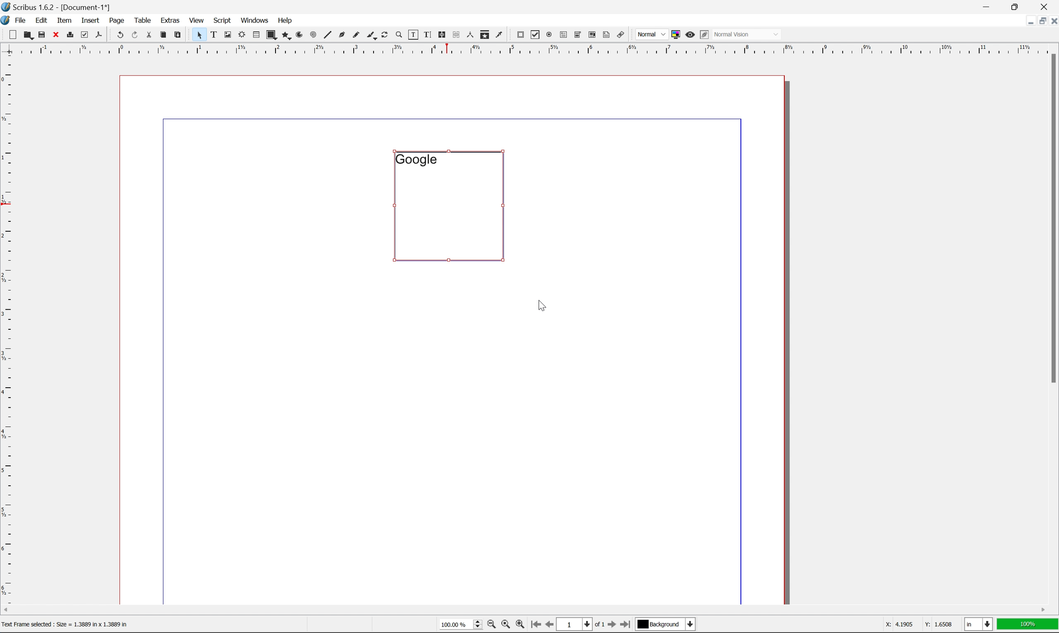 The image size is (1059, 633). Describe the element at coordinates (650, 34) in the screenshot. I see `normal` at that location.